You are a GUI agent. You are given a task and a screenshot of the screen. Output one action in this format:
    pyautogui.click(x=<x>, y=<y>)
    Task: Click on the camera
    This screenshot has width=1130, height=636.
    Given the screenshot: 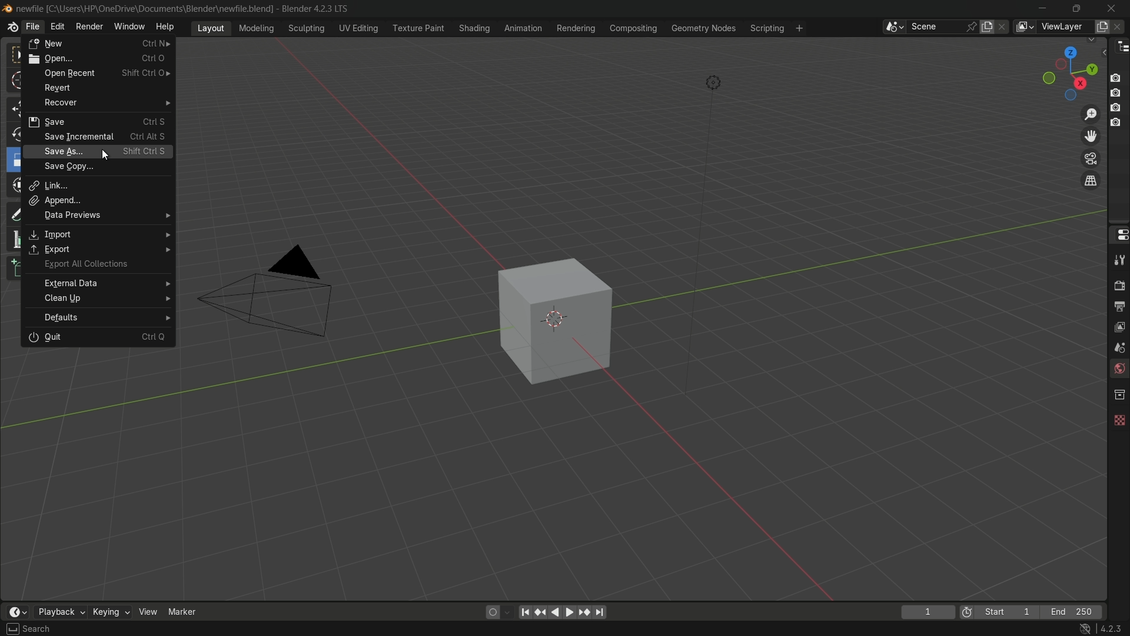 What is the action you would take?
    pyautogui.click(x=274, y=293)
    